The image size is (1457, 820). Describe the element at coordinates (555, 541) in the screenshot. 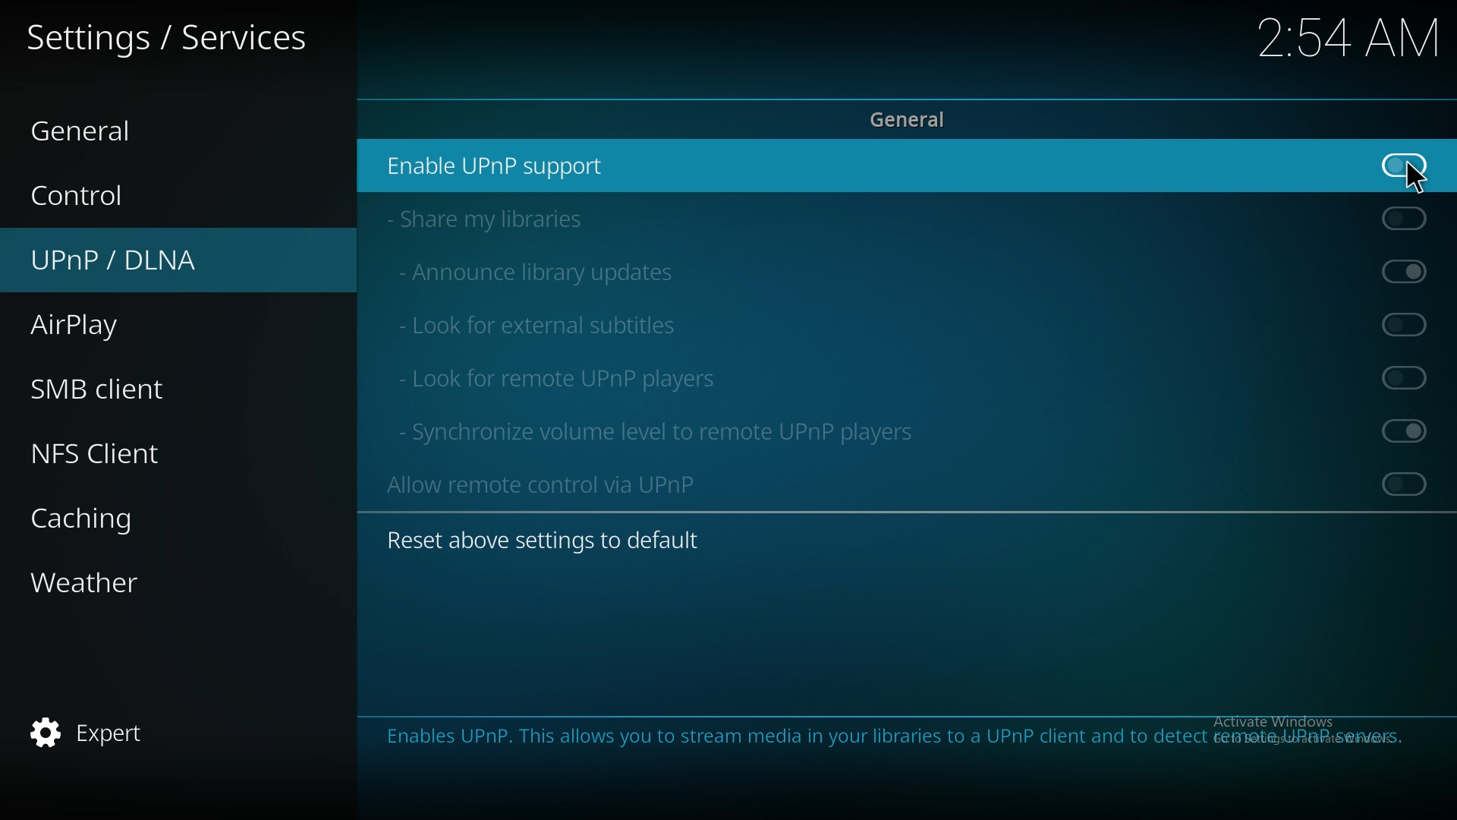

I see `reset` at that location.